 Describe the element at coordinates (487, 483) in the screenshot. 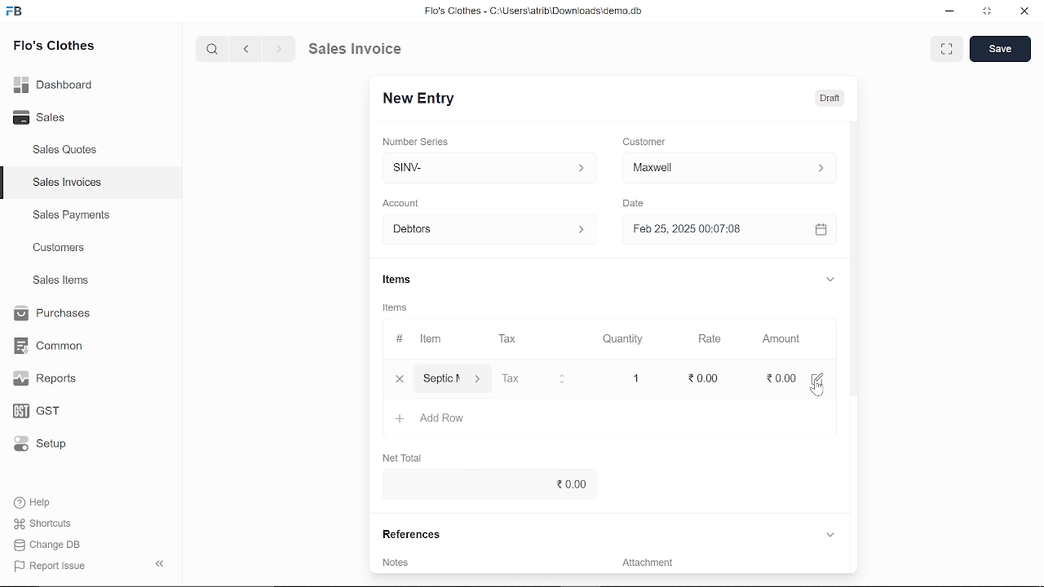

I see `0.00` at that location.